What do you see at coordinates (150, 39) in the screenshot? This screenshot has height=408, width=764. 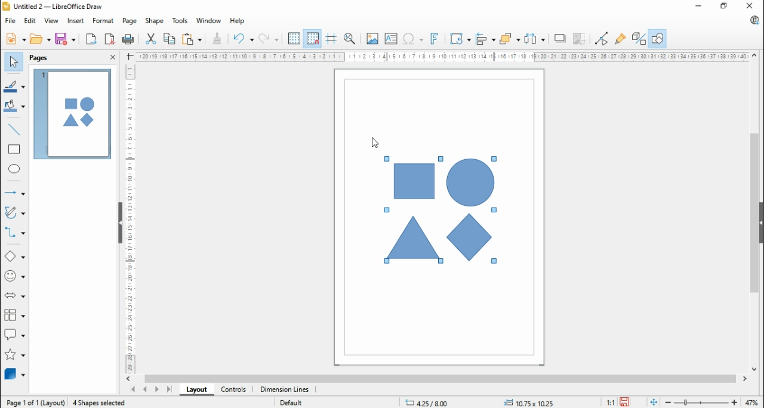 I see `cut` at bounding box center [150, 39].